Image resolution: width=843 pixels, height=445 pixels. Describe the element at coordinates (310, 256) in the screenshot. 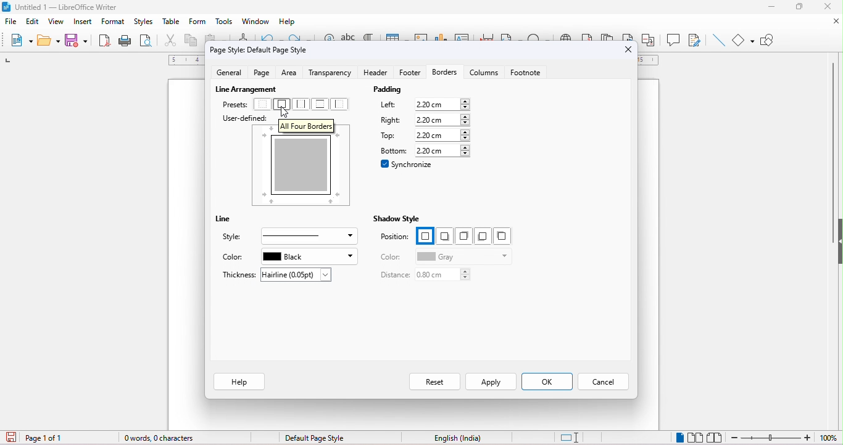

I see `black` at that location.